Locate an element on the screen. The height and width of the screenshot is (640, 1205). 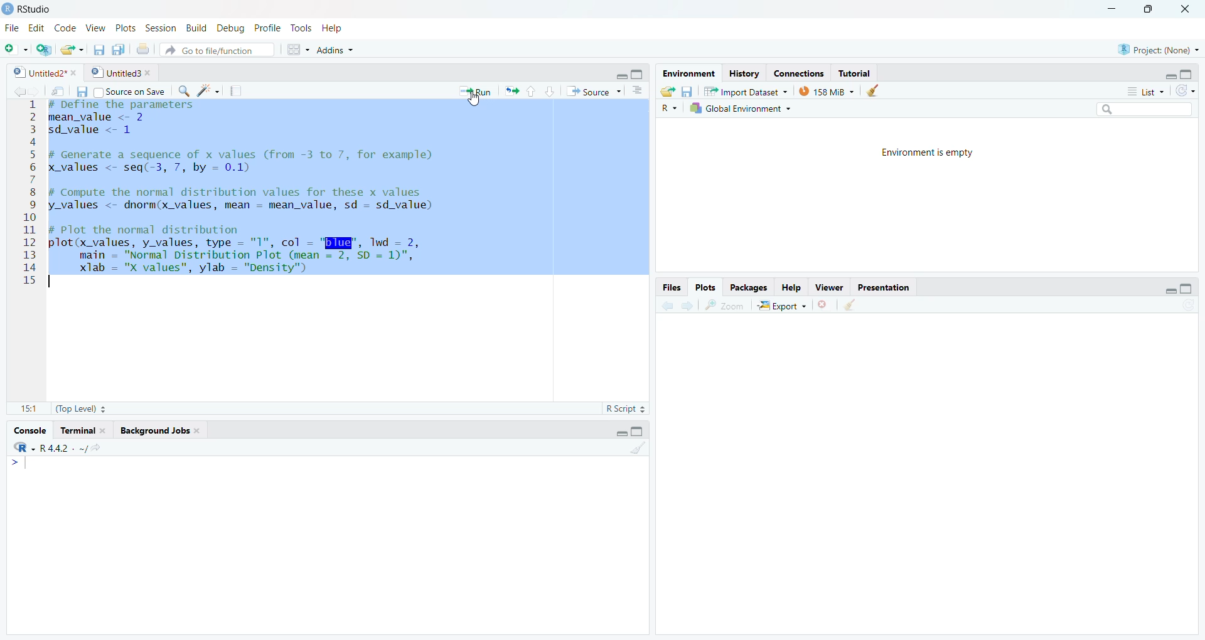
Plots is located at coordinates (707, 287).